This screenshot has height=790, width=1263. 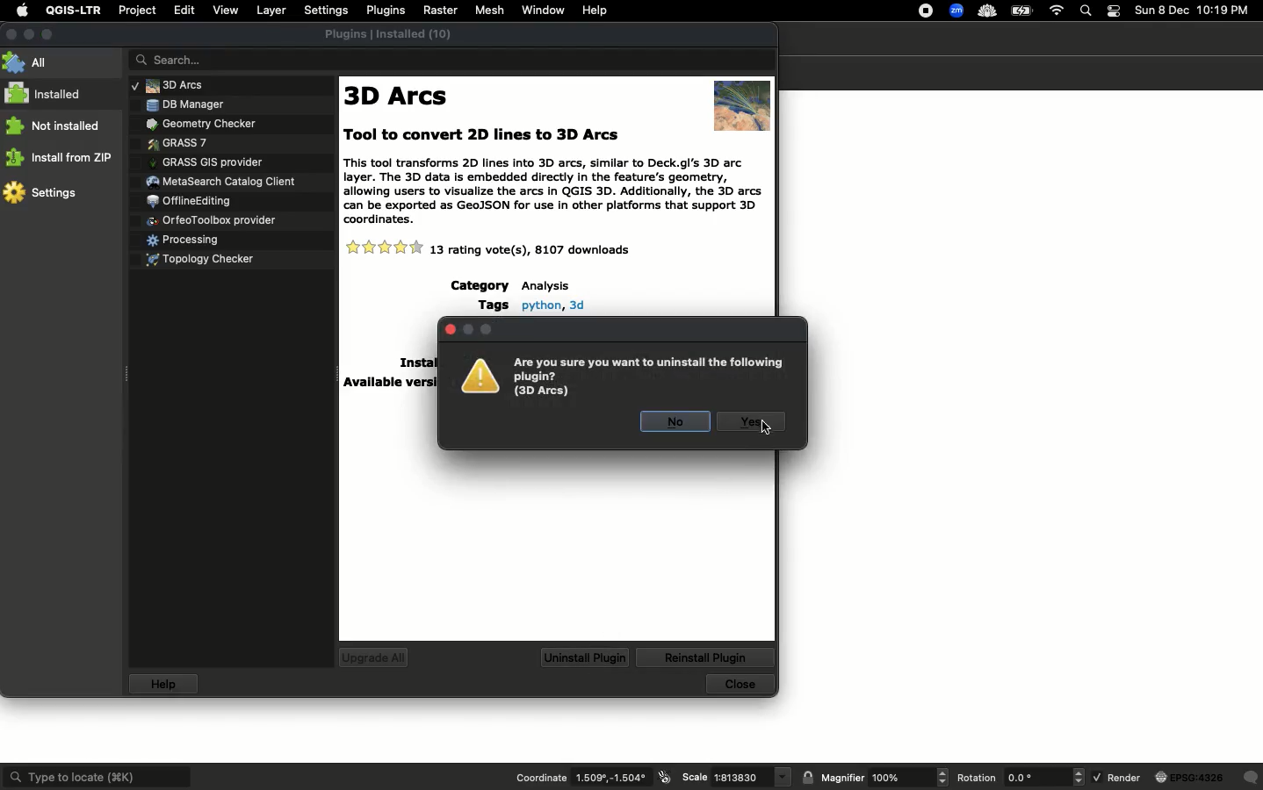 What do you see at coordinates (46, 95) in the screenshot?
I see `Installed` at bounding box center [46, 95].